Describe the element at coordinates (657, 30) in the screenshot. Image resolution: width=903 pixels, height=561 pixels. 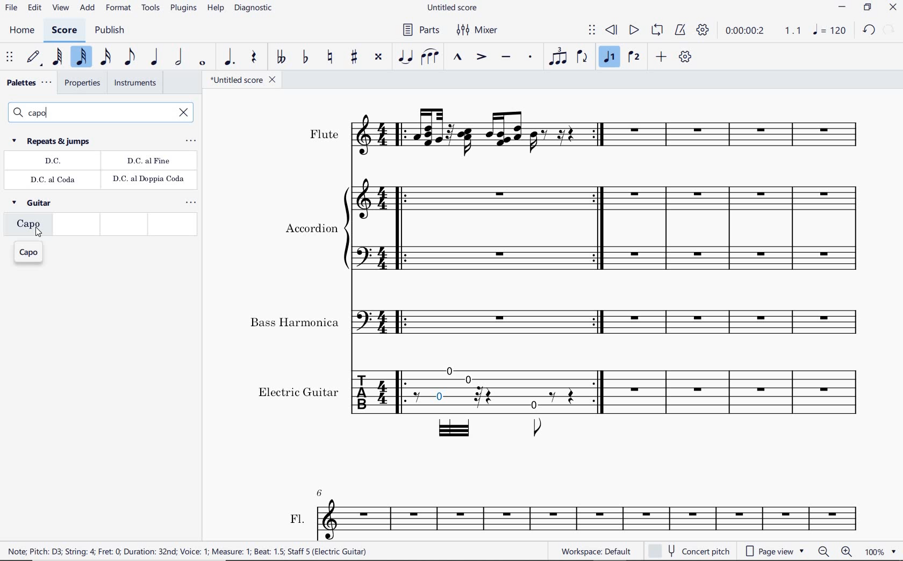
I see `loop playback` at that location.